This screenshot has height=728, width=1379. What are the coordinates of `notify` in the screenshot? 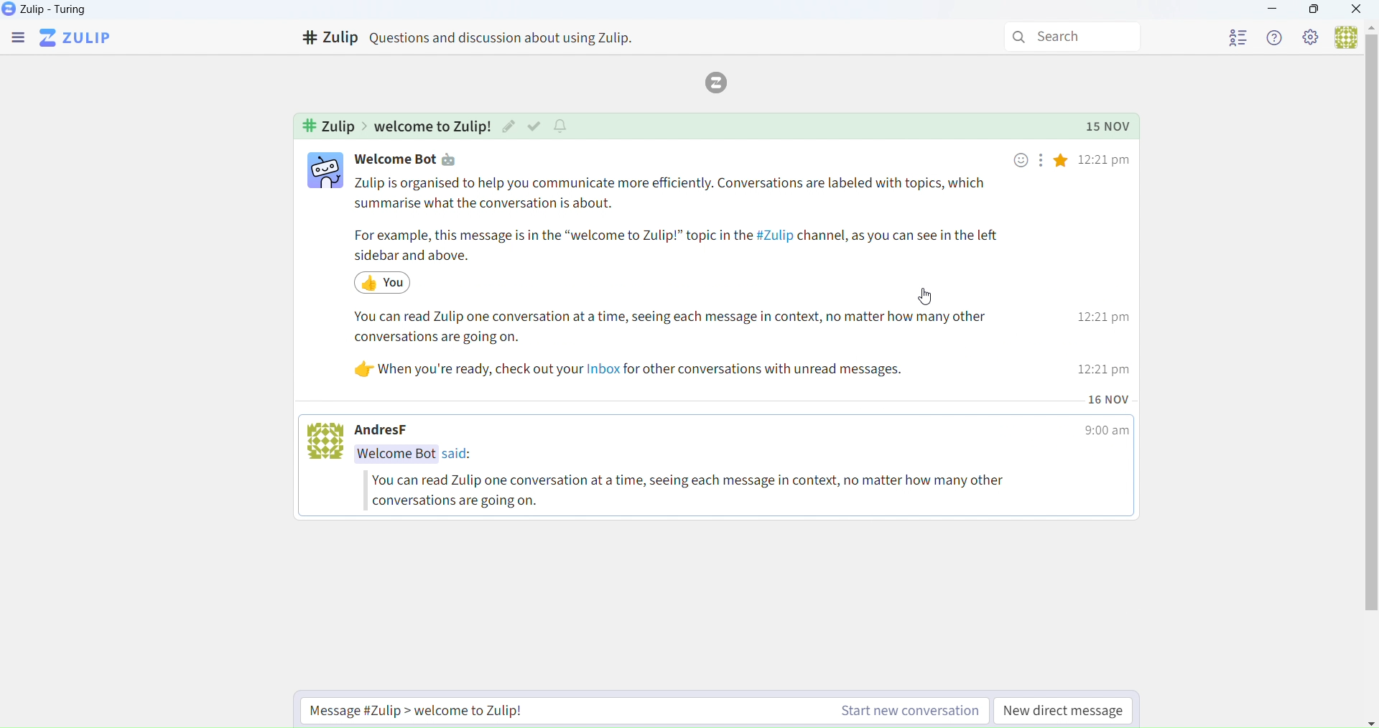 It's located at (562, 126).